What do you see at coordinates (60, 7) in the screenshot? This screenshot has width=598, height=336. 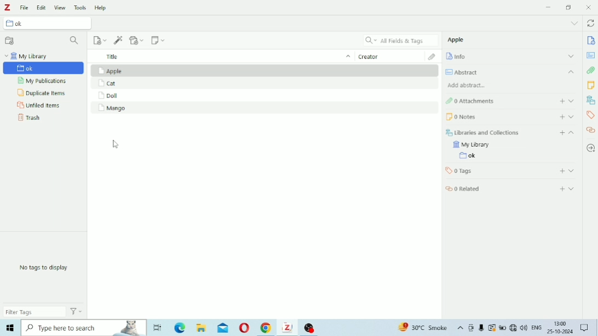 I see `View` at bounding box center [60, 7].